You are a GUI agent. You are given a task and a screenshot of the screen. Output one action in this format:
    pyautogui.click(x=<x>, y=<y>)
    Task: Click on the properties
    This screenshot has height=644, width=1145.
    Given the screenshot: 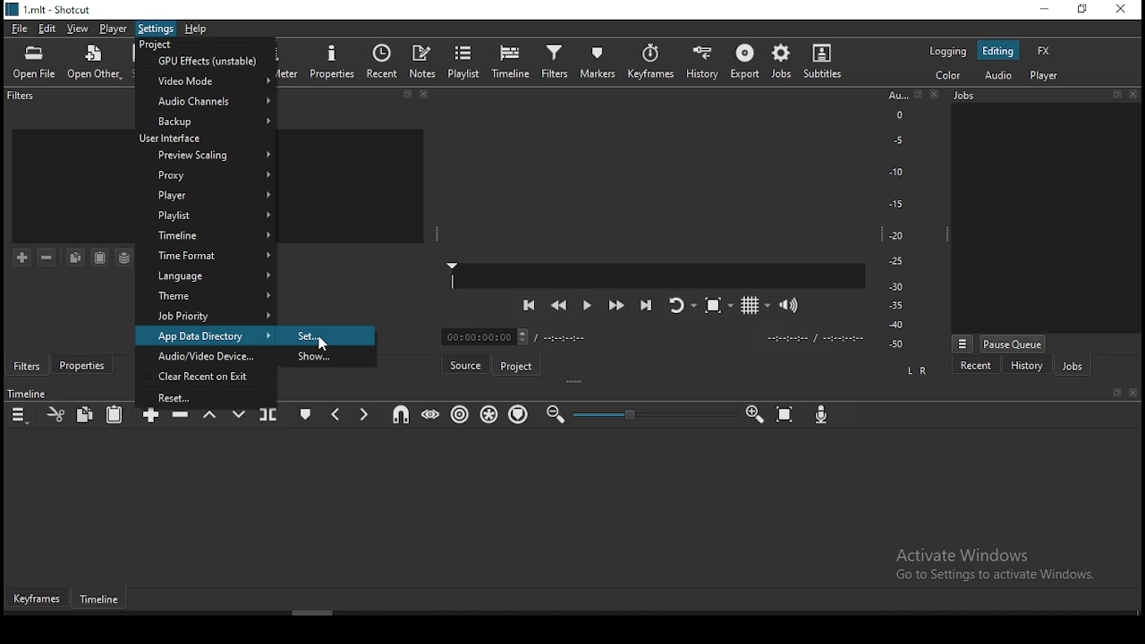 What is the action you would take?
    pyautogui.click(x=333, y=60)
    